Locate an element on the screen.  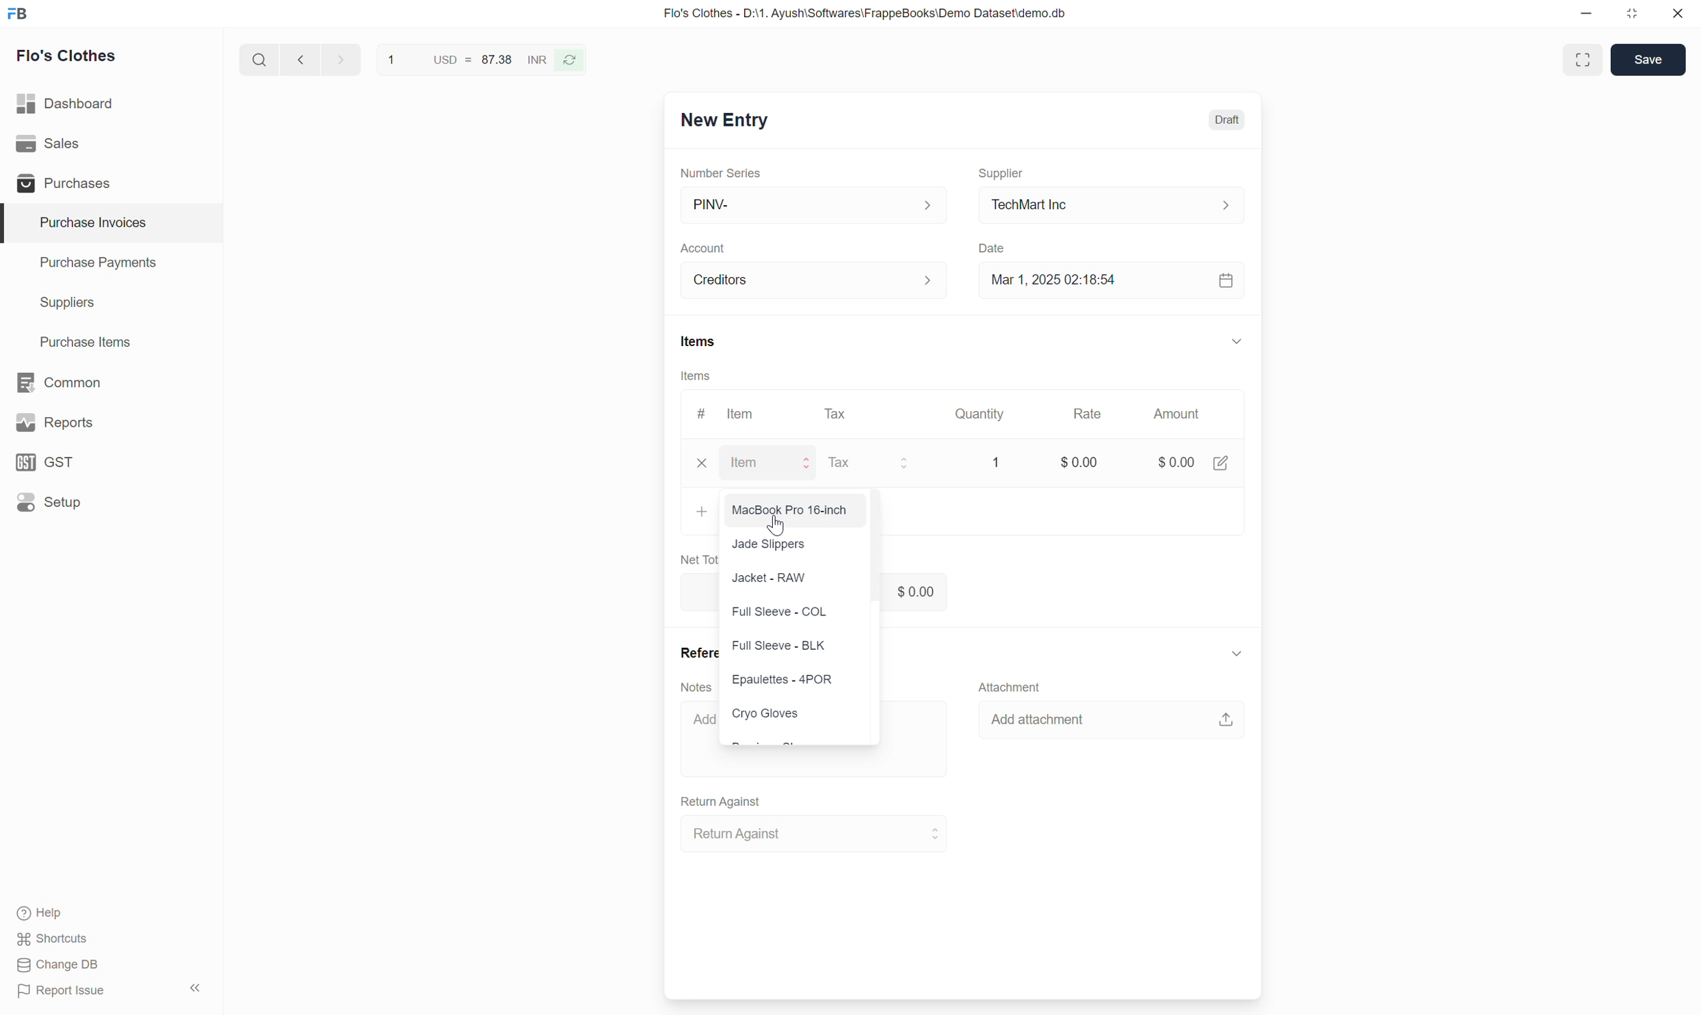
Full Sleeve - BLK is located at coordinates (778, 646).